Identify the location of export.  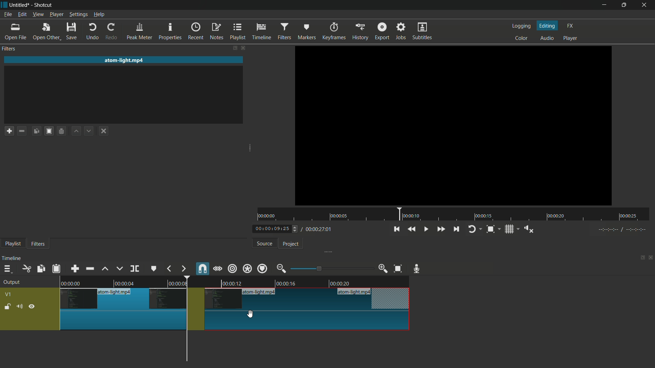
(382, 30).